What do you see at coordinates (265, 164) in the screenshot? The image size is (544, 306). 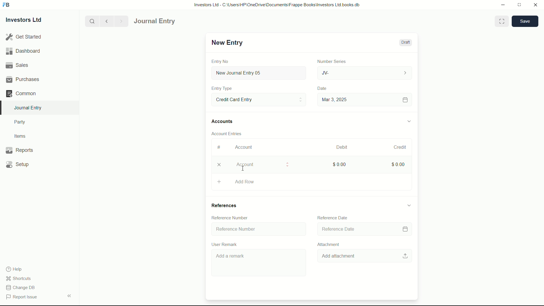 I see `Account` at bounding box center [265, 164].